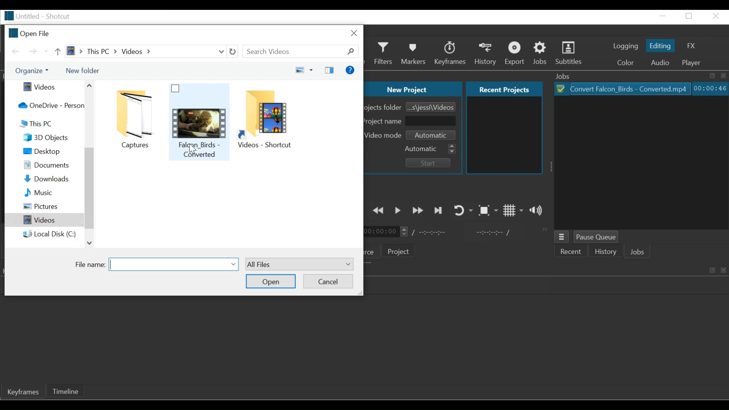 The width and height of the screenshot is (729, 410). What do you see at coordinates (513, 210) in the screenshot?
I see `Toggle grid display on the player` at bounding box center [513, 210].